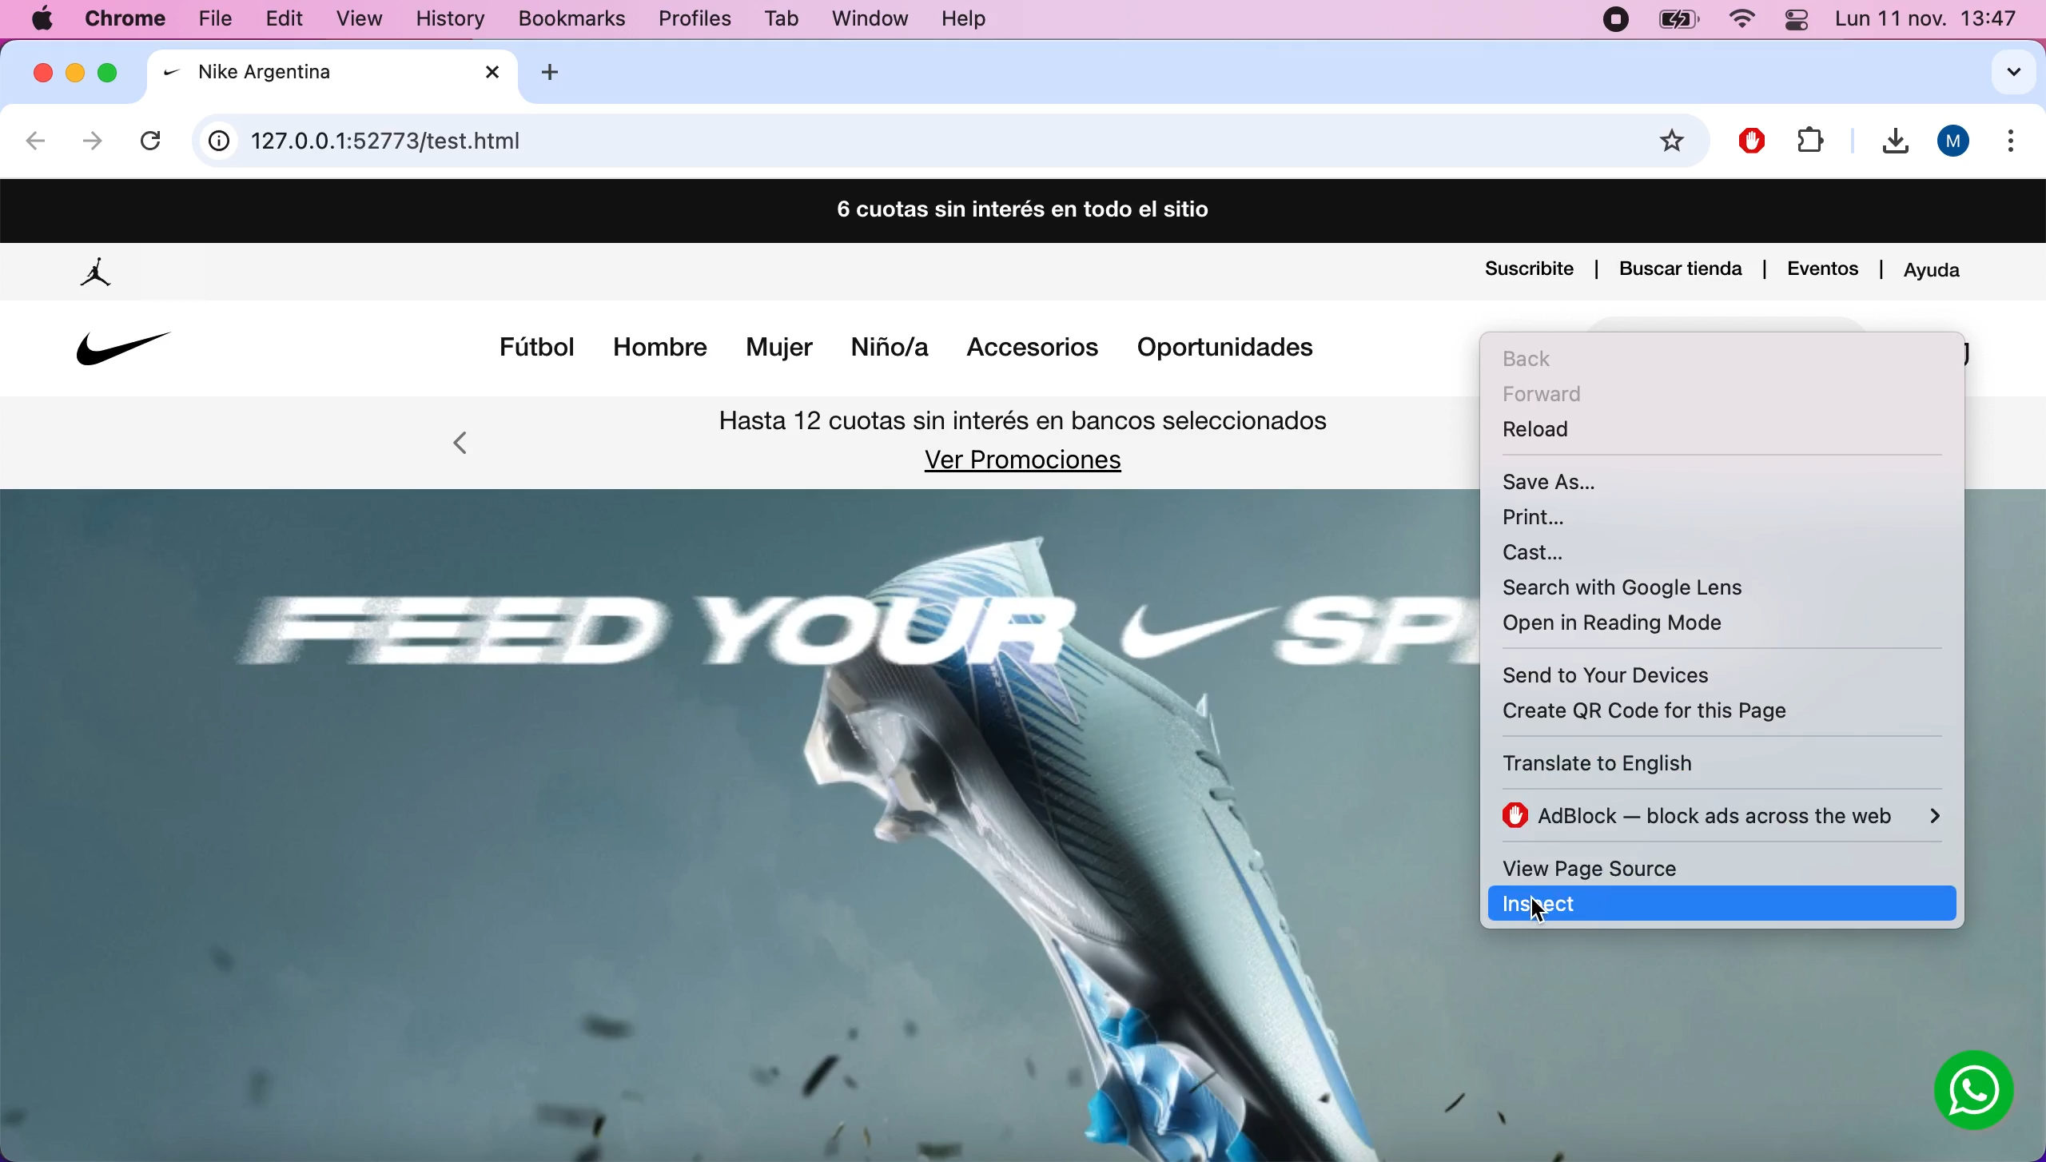  What do you see at coordinates (733, 818) in the screenshot?
I see `image` at bounding box center [733, 818].